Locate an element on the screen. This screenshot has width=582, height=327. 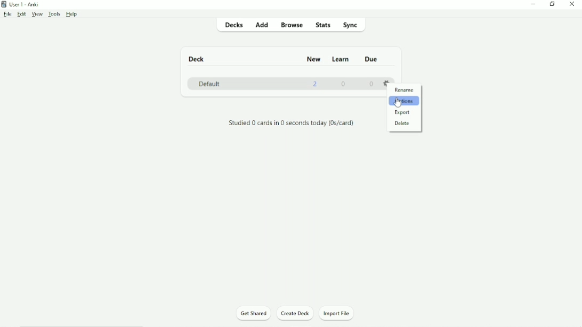
Stats is located at coordinates (322, 25).